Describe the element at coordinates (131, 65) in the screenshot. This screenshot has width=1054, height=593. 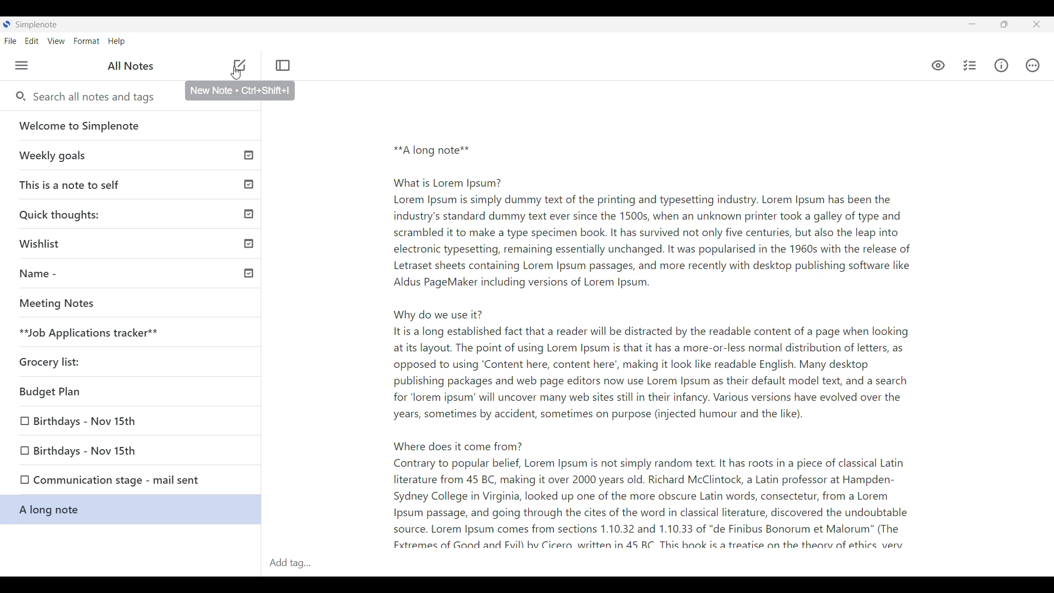
I see `All notes` at that location.